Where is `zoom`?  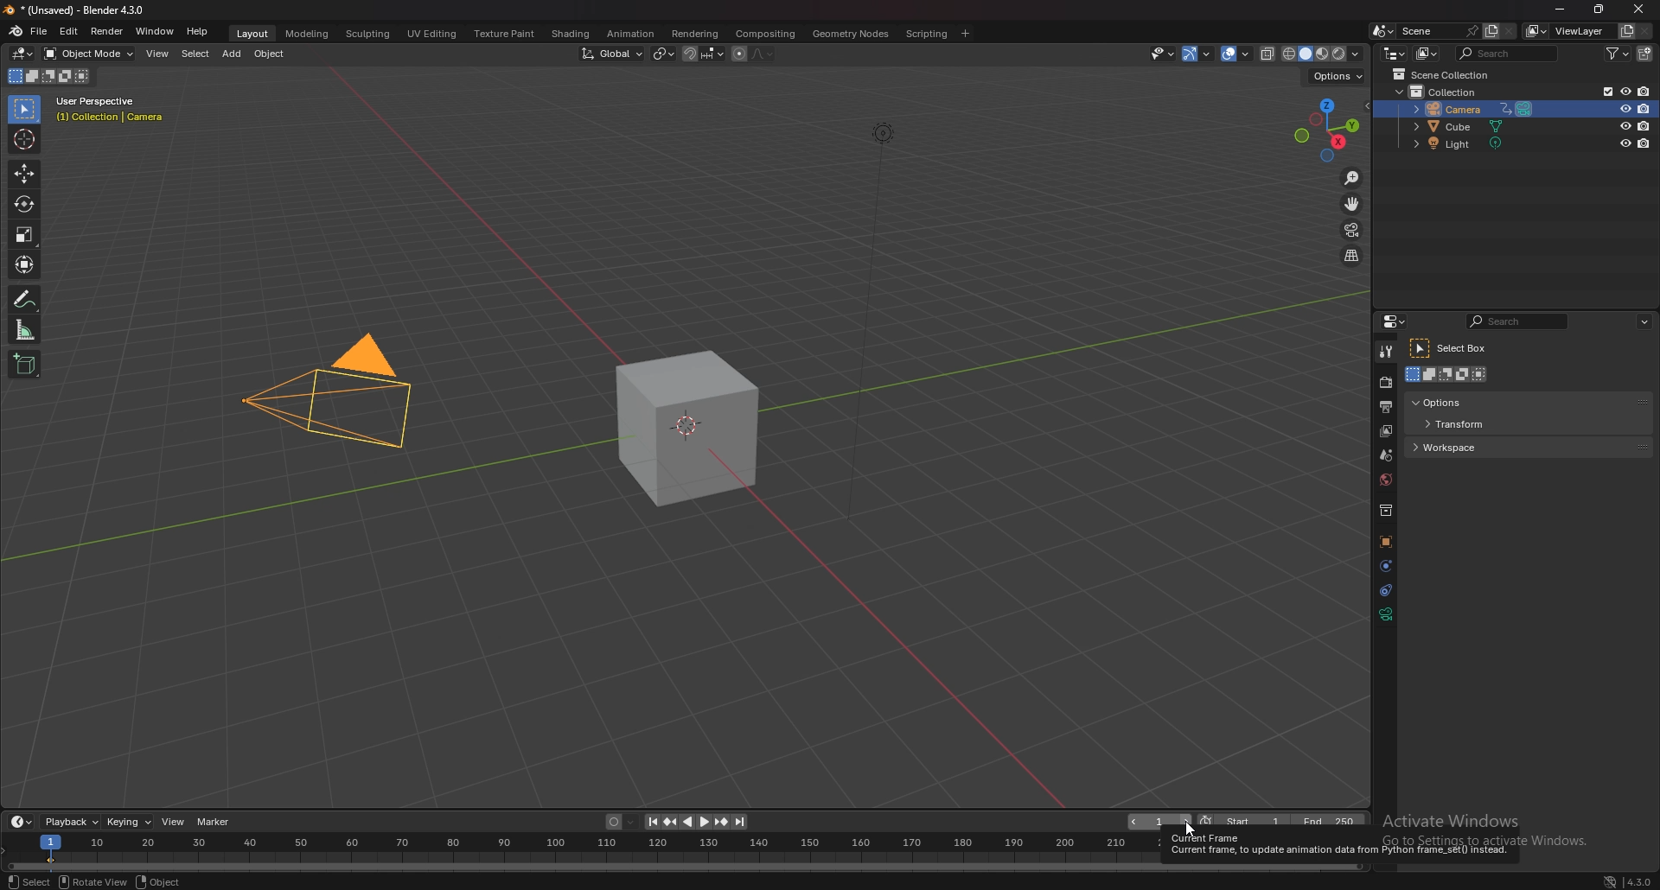 zoom is located at coordinates (1350, 177).